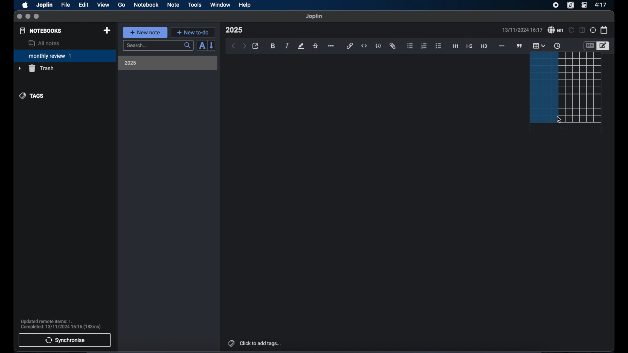 Image resolution: width=628 pixels, height=353 pixels. What do you see at coordinates (19, 17) in the screenshot?
I see `close` at bounding box center [19, 17].